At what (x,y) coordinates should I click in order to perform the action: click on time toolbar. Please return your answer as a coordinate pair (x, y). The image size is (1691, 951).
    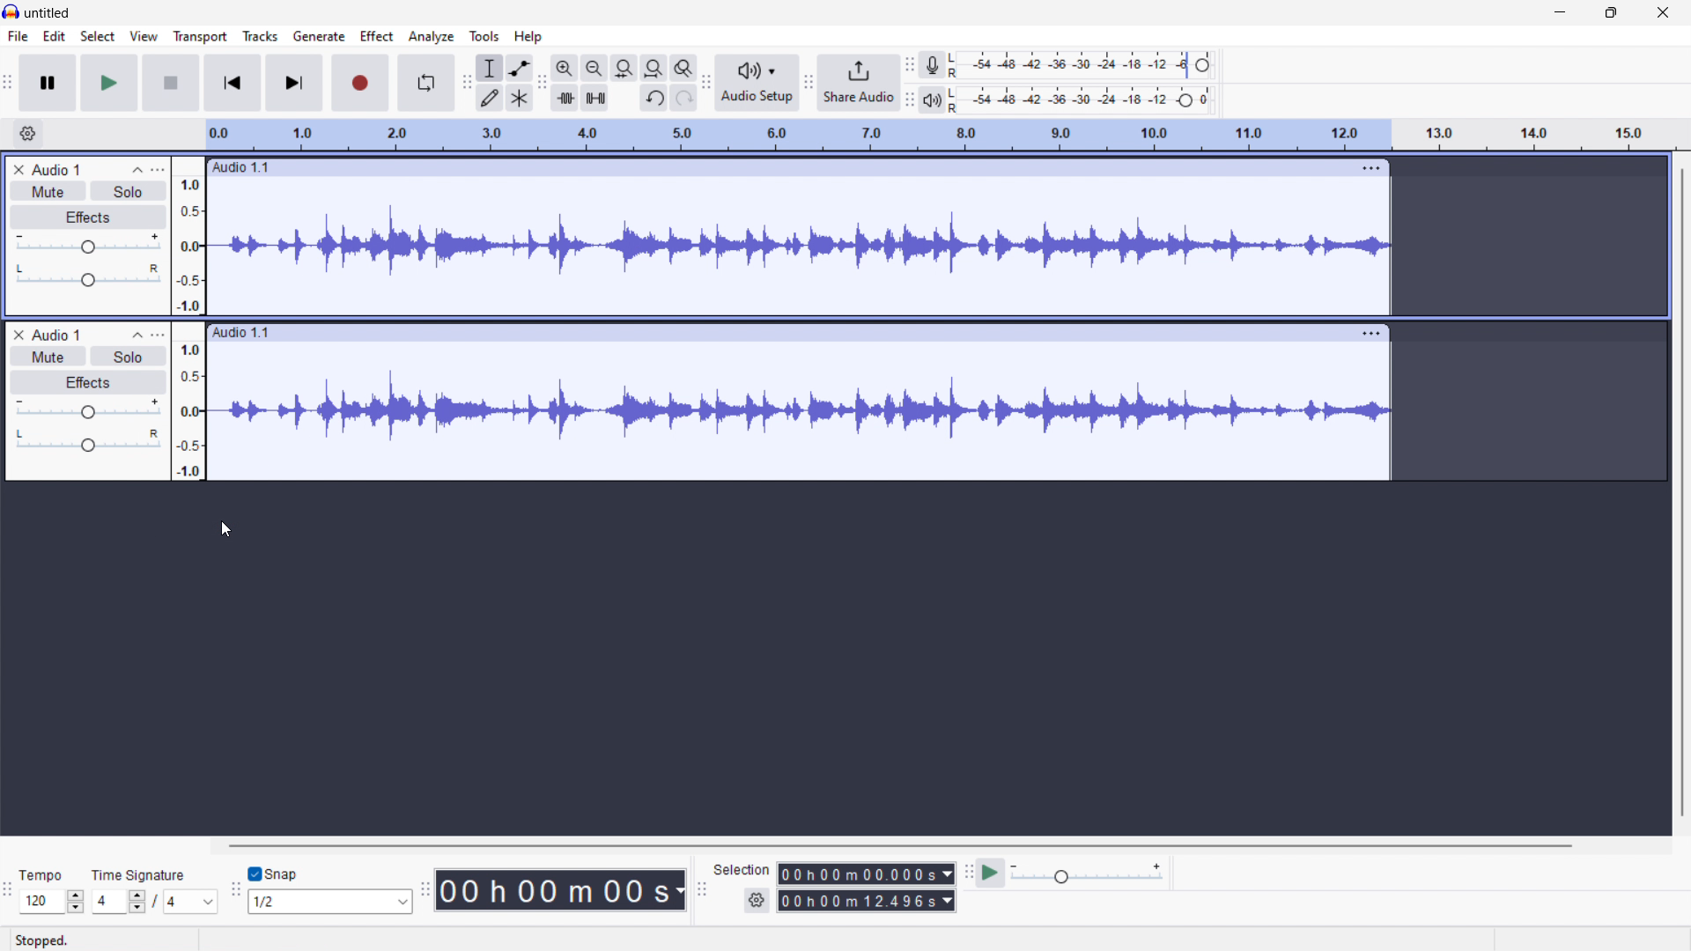
    Looking at the image, I should click on (425, 892).